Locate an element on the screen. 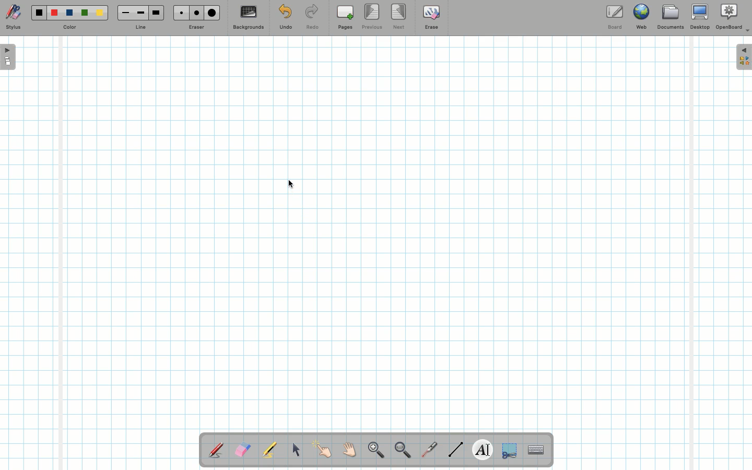 The height and width of the screenshot is (470, 752). Board is located at coordinates (614, 17).